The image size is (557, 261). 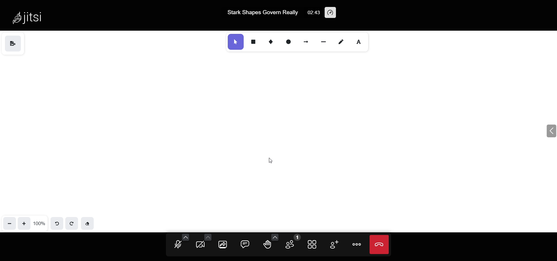 I want to click on raise hand, so click(x=267, y=246).